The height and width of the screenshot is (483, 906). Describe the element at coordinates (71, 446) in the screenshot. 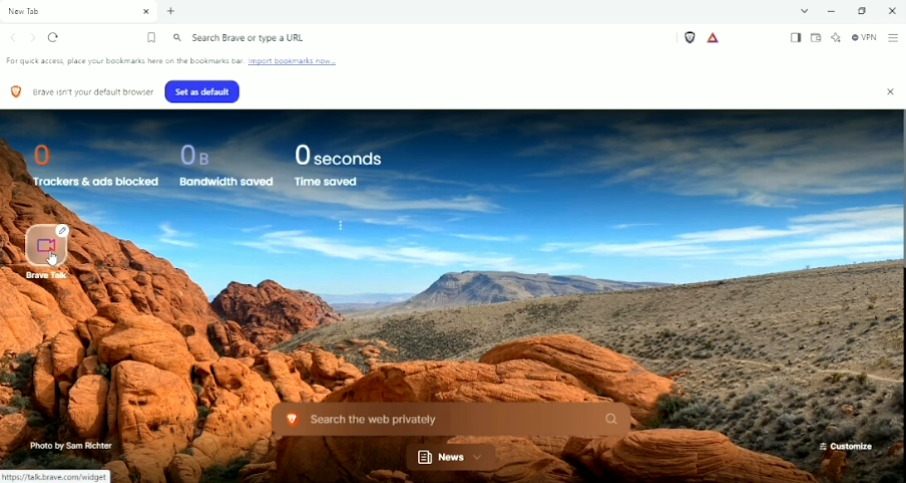

I see `Photo by Sam Richter` at that location.